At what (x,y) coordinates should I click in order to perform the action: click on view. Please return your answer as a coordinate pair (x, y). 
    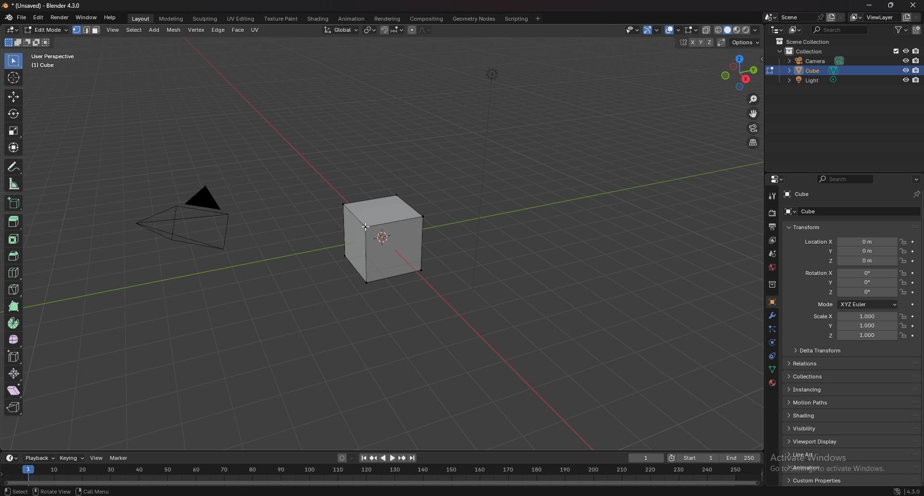
    Looking at the image, I should click on (95, 458).